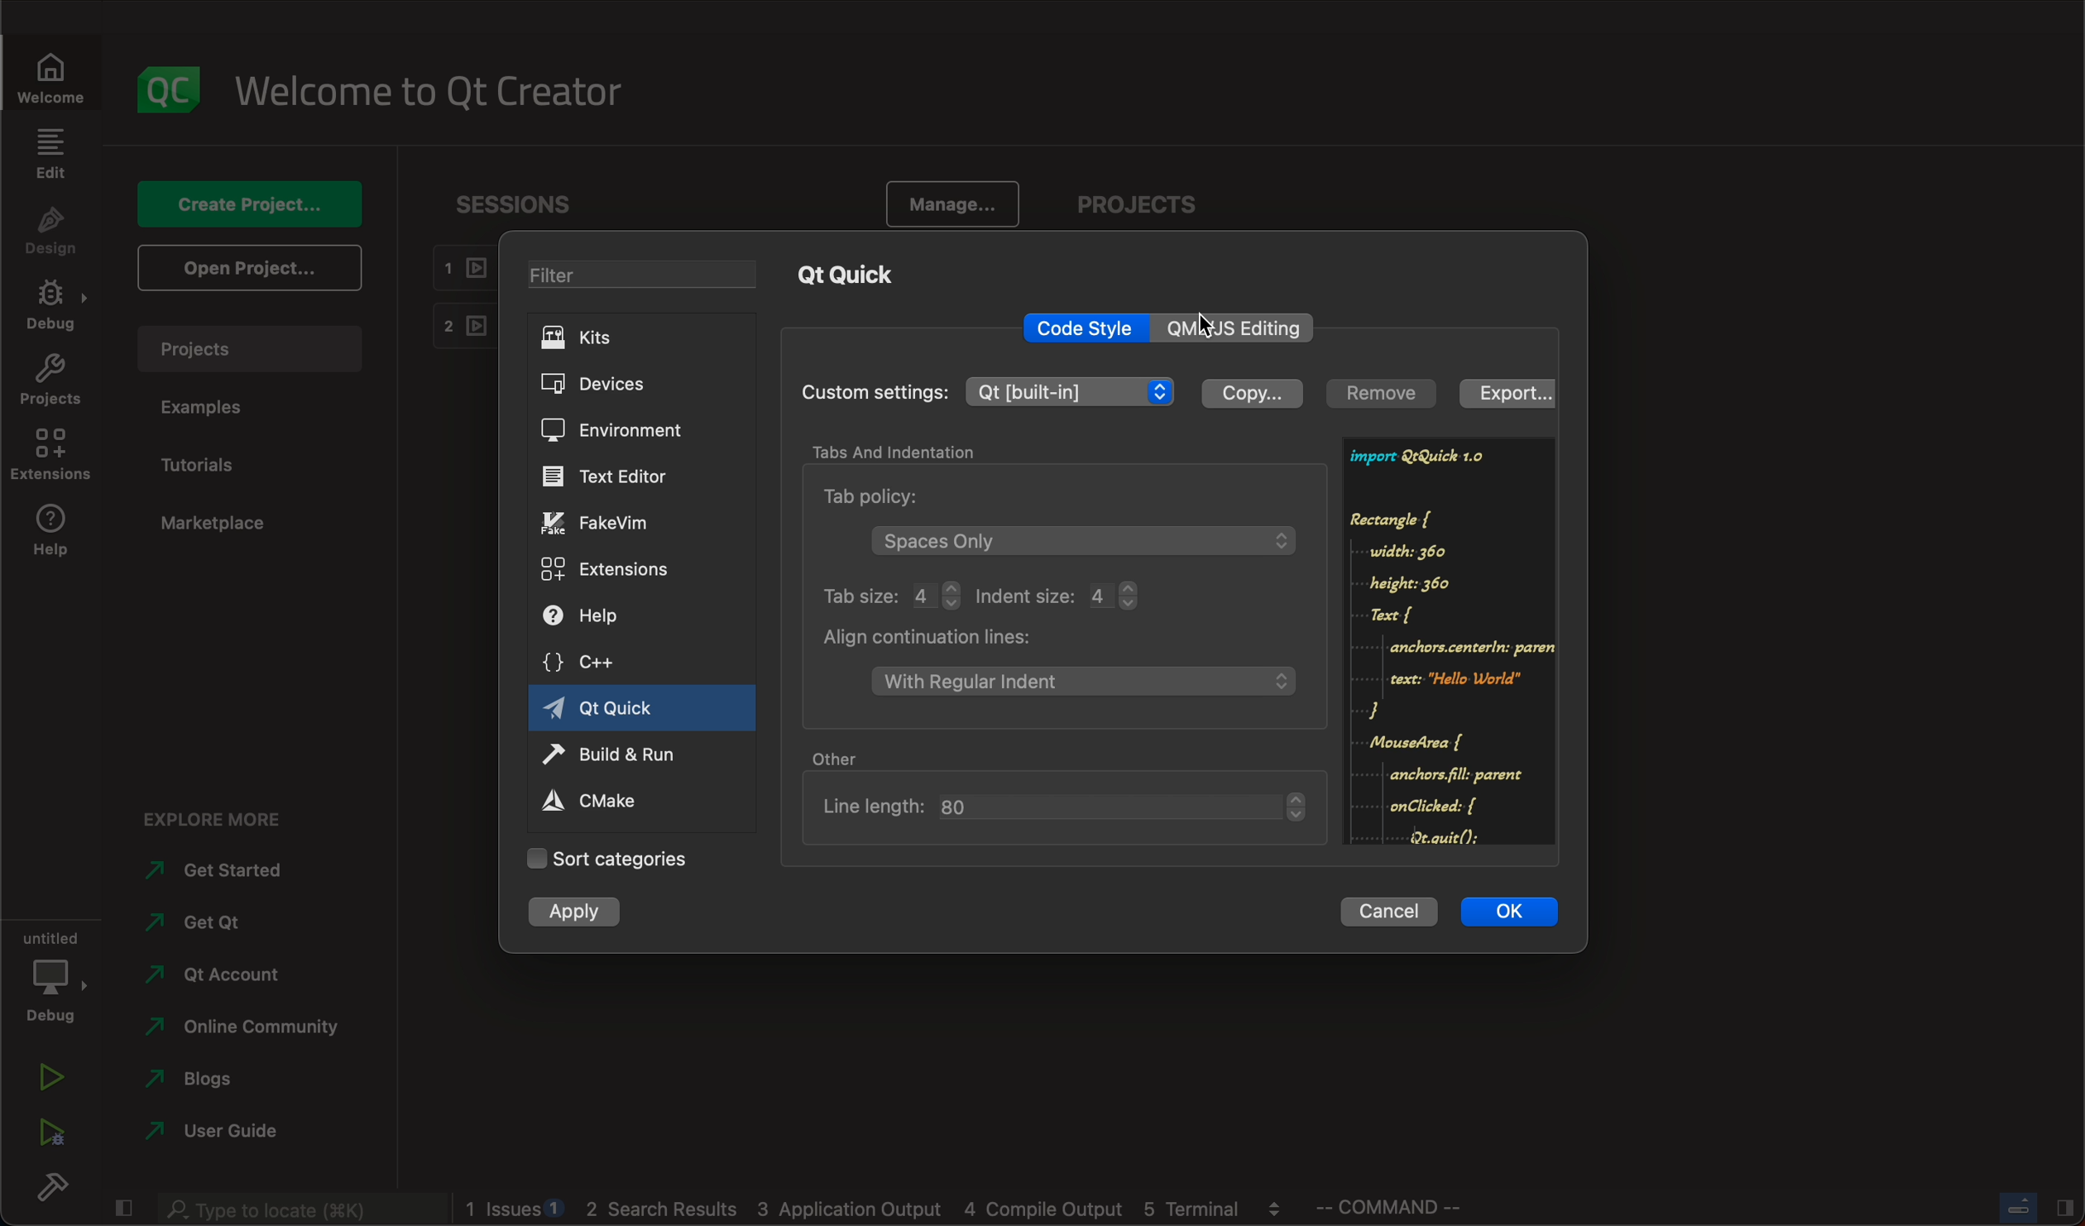 The height and width of the screenshot is (1226, 2085). Describe the element at coordinates (1064, 522) in the screenshot. I see `tab policy` at that location.